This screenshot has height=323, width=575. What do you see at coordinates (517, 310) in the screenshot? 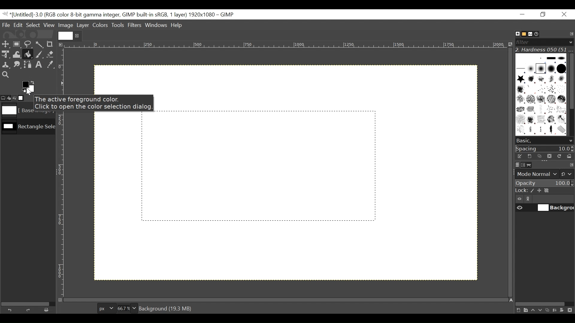
I see `Create a new layer with last used values` at bounding box center [517, 310].